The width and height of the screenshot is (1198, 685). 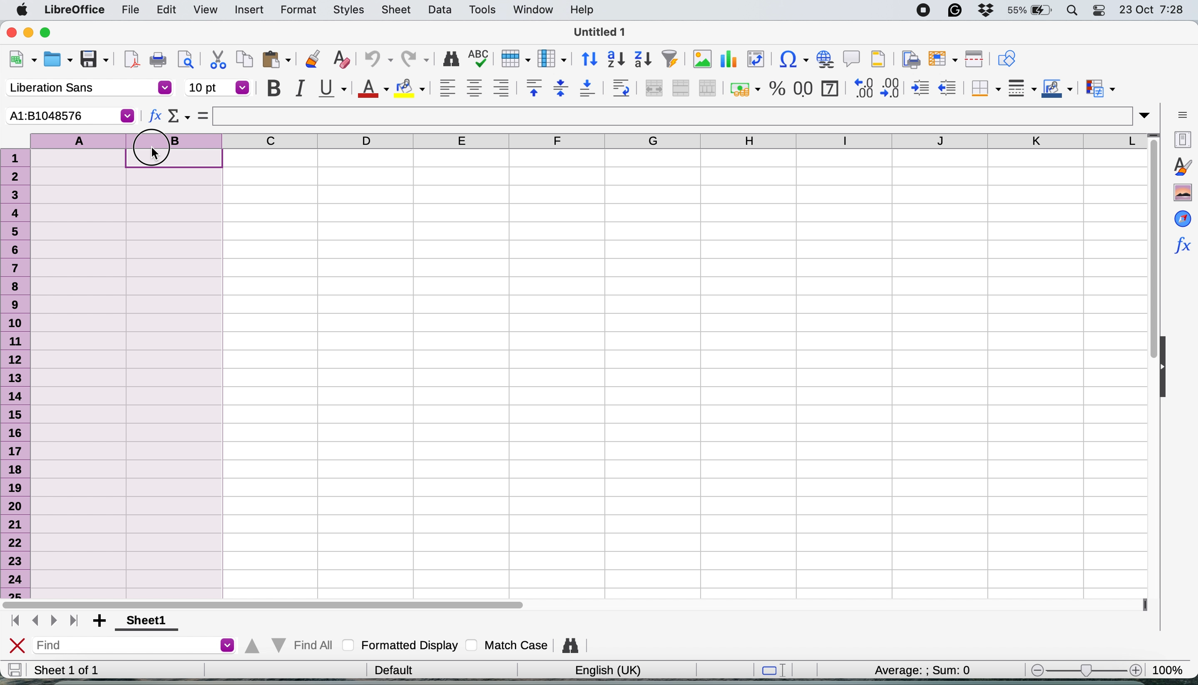 I want to click on select, so click(x=203, y=116).